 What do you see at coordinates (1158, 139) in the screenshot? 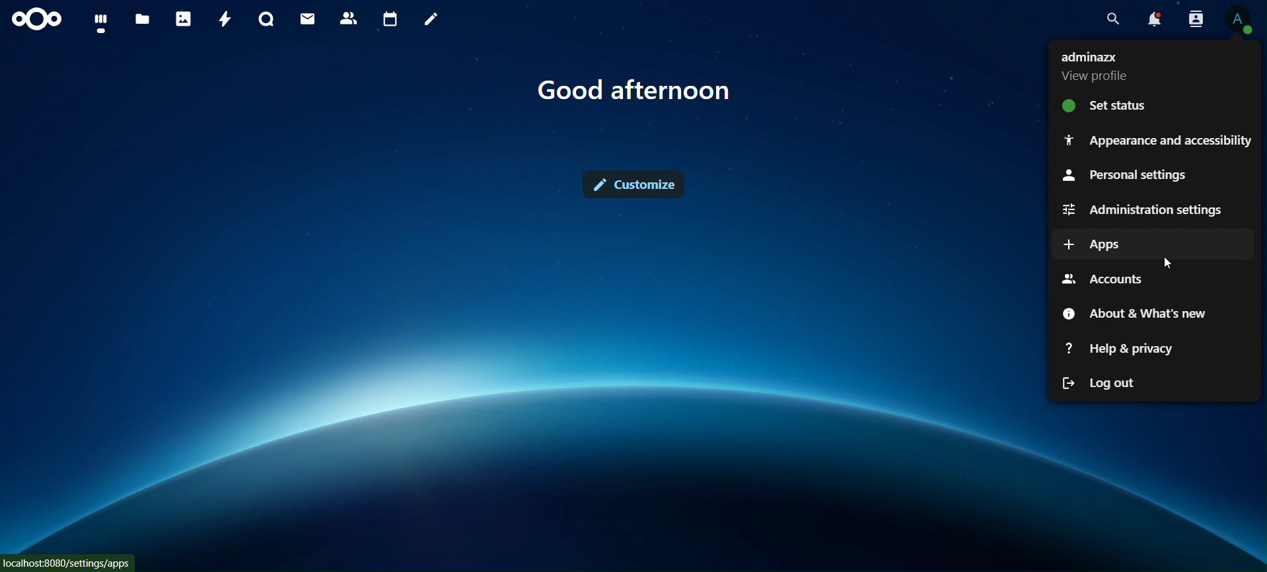
I see `appearance and accessibilty` at bounding box center [1158, 139].